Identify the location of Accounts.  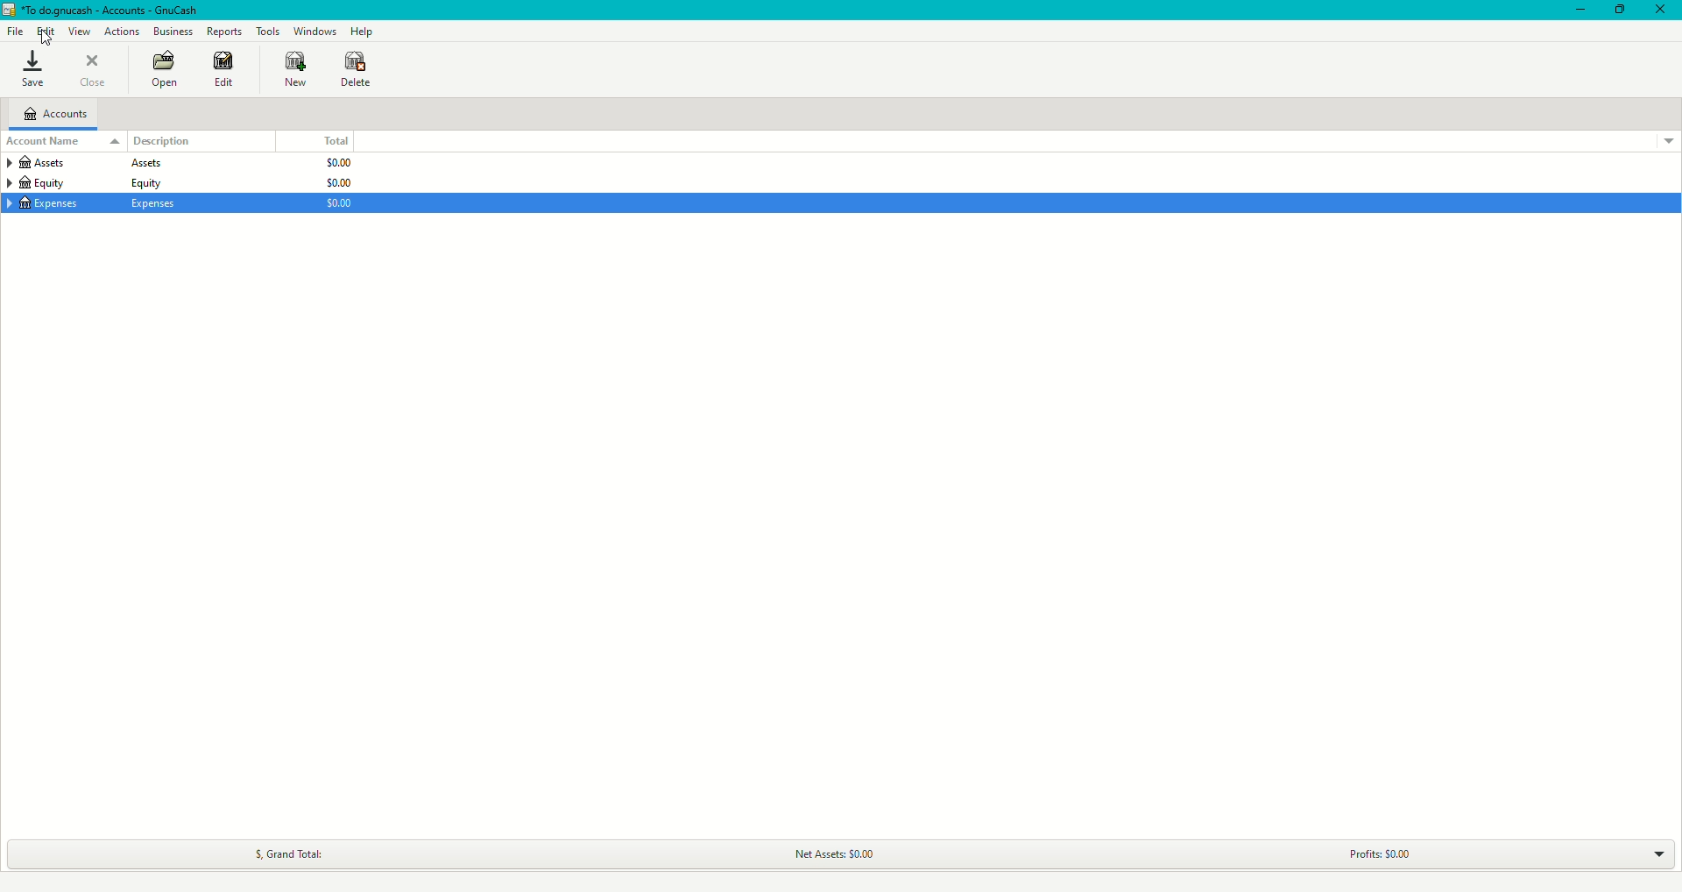
(56, 114).